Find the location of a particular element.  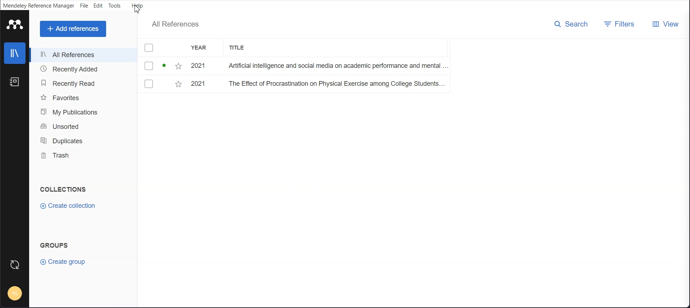

Starred is located at coordinates (179, 66).